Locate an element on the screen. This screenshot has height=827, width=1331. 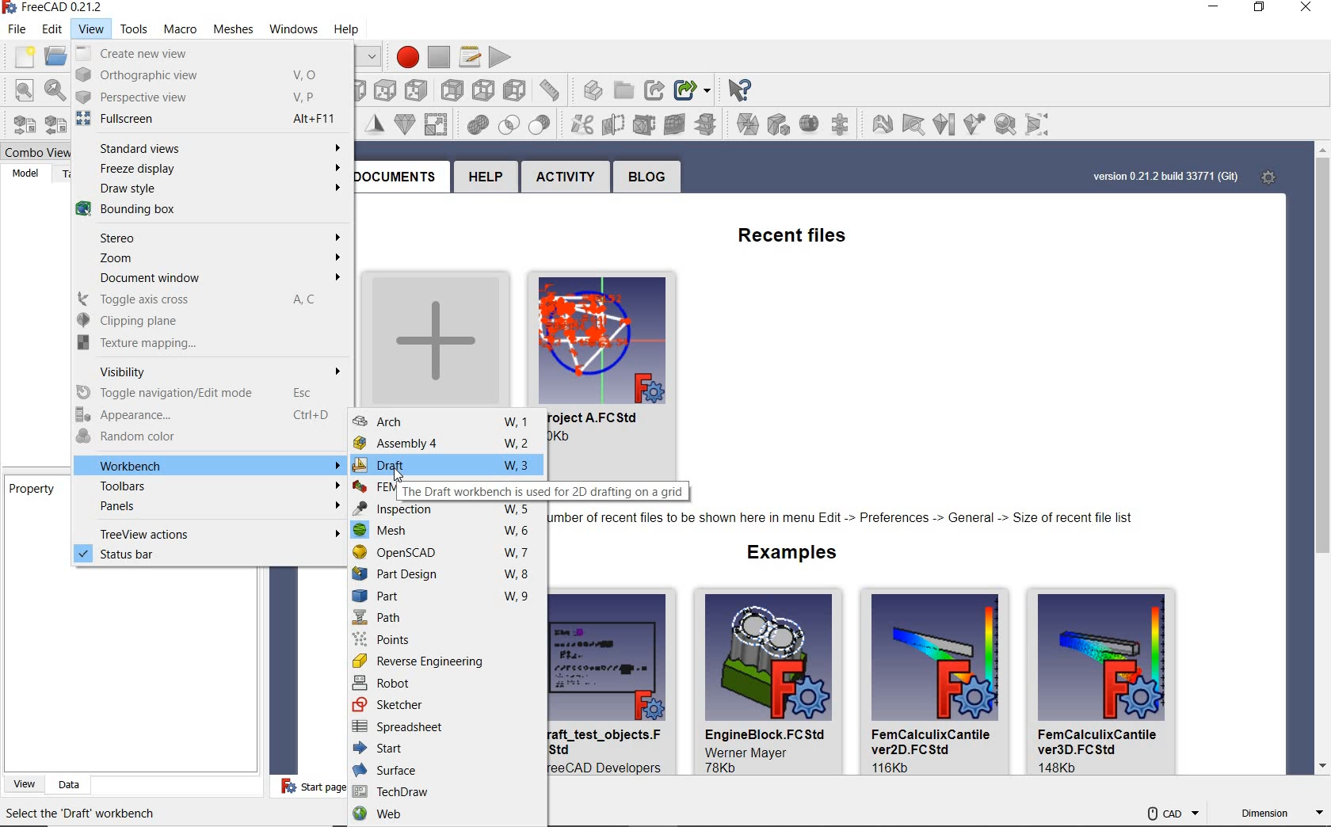
top is located at coordinates (353, 87).